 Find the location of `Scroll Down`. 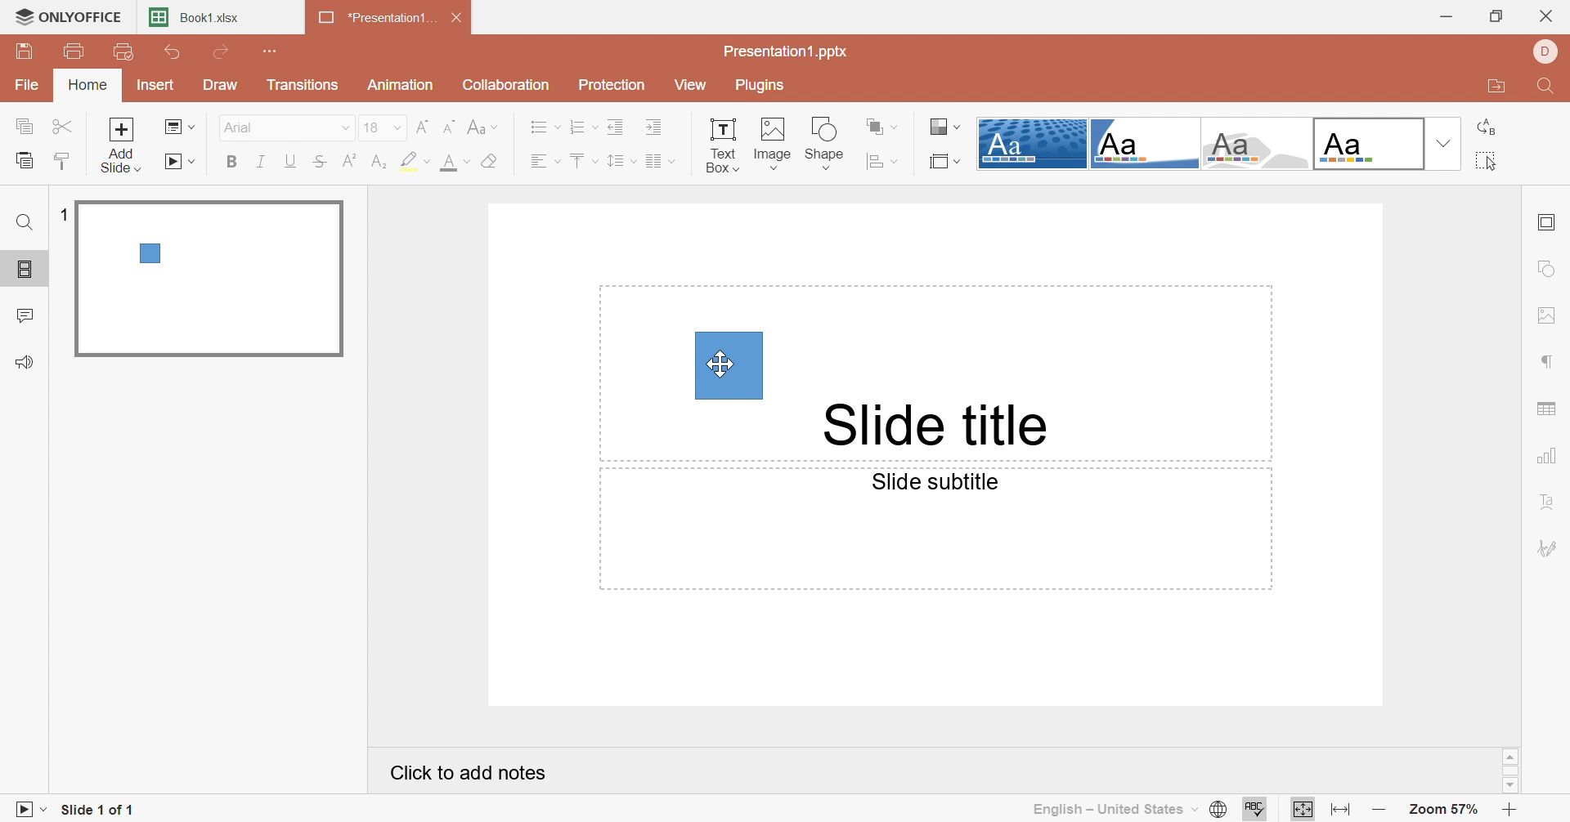

Scroll Down is located at coordinates (1510, 787).